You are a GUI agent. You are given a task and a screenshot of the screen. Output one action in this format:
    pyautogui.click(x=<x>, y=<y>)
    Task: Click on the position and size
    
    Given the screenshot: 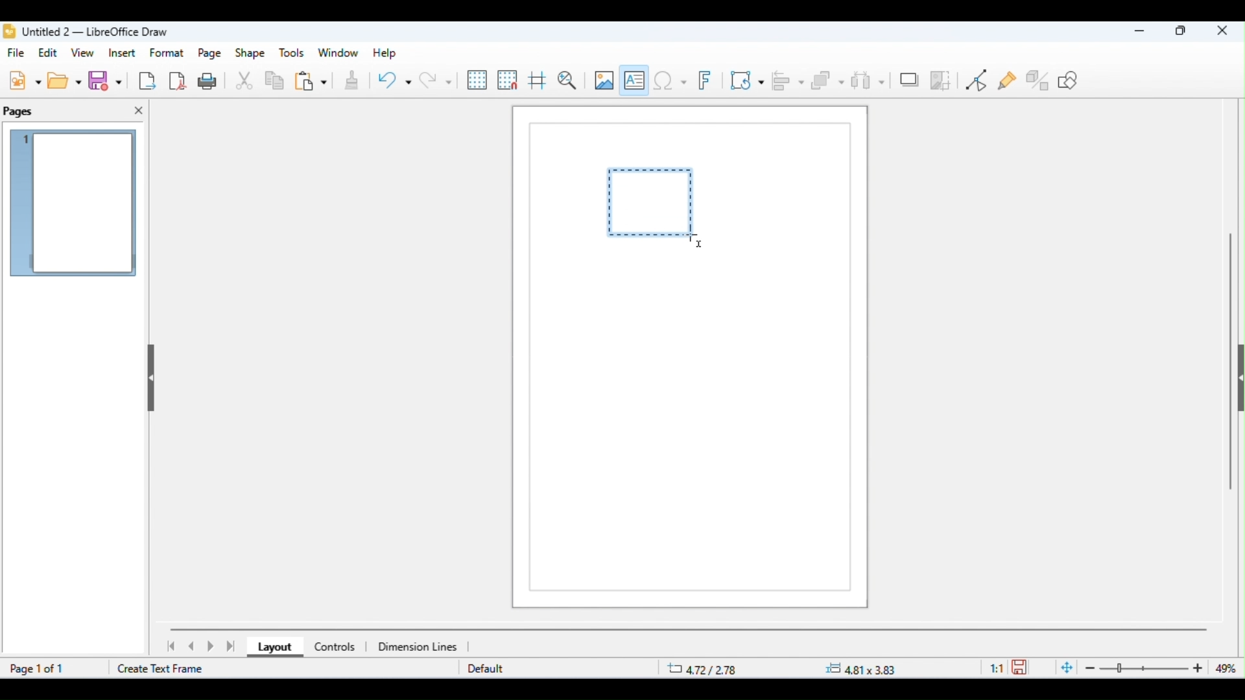 What is the action you would take?
    pyautogui.click(x=783, y=669)
    